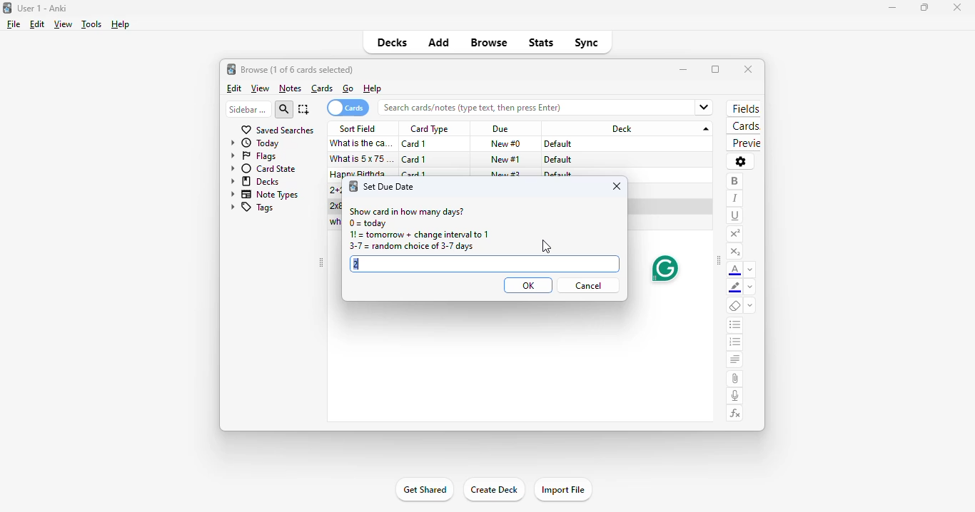 The height and width of the screenshot is (512, 975). Describe the element at coordinates (734, 252) in the screenshot. I see `subscript` at that location.